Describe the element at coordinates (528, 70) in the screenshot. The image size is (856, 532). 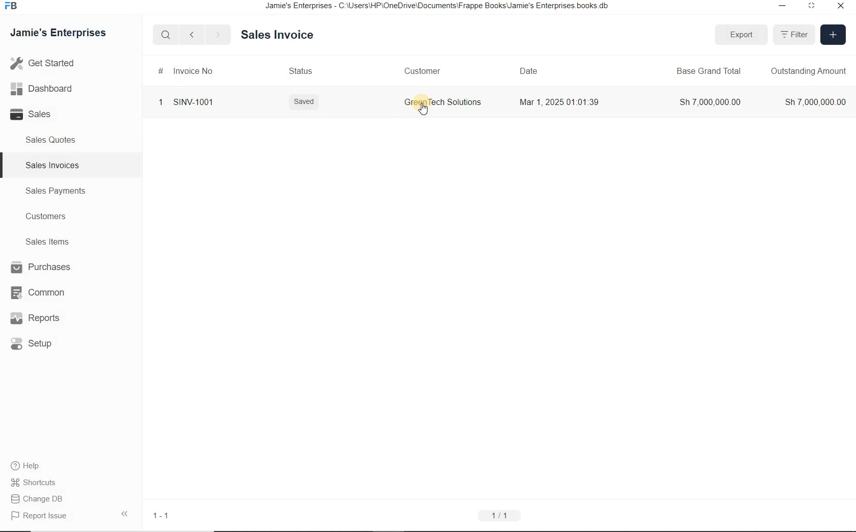
I see `Date` at that location.